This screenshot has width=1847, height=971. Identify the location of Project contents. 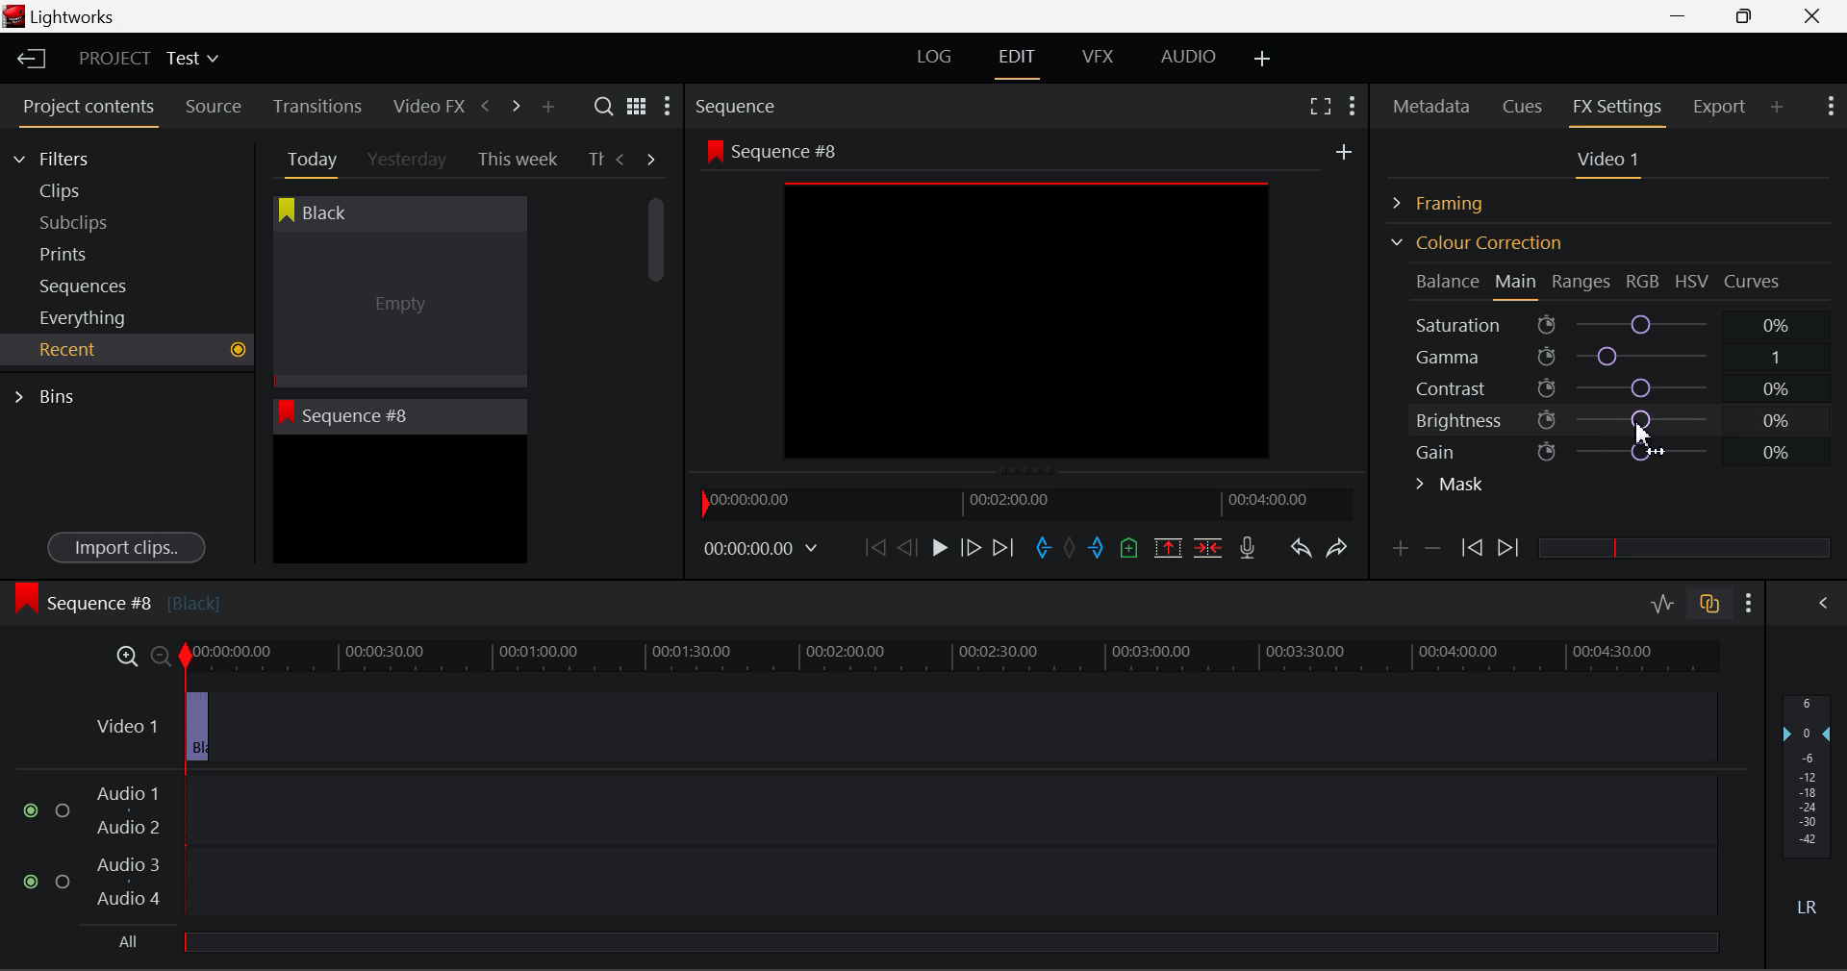
(88, 111).